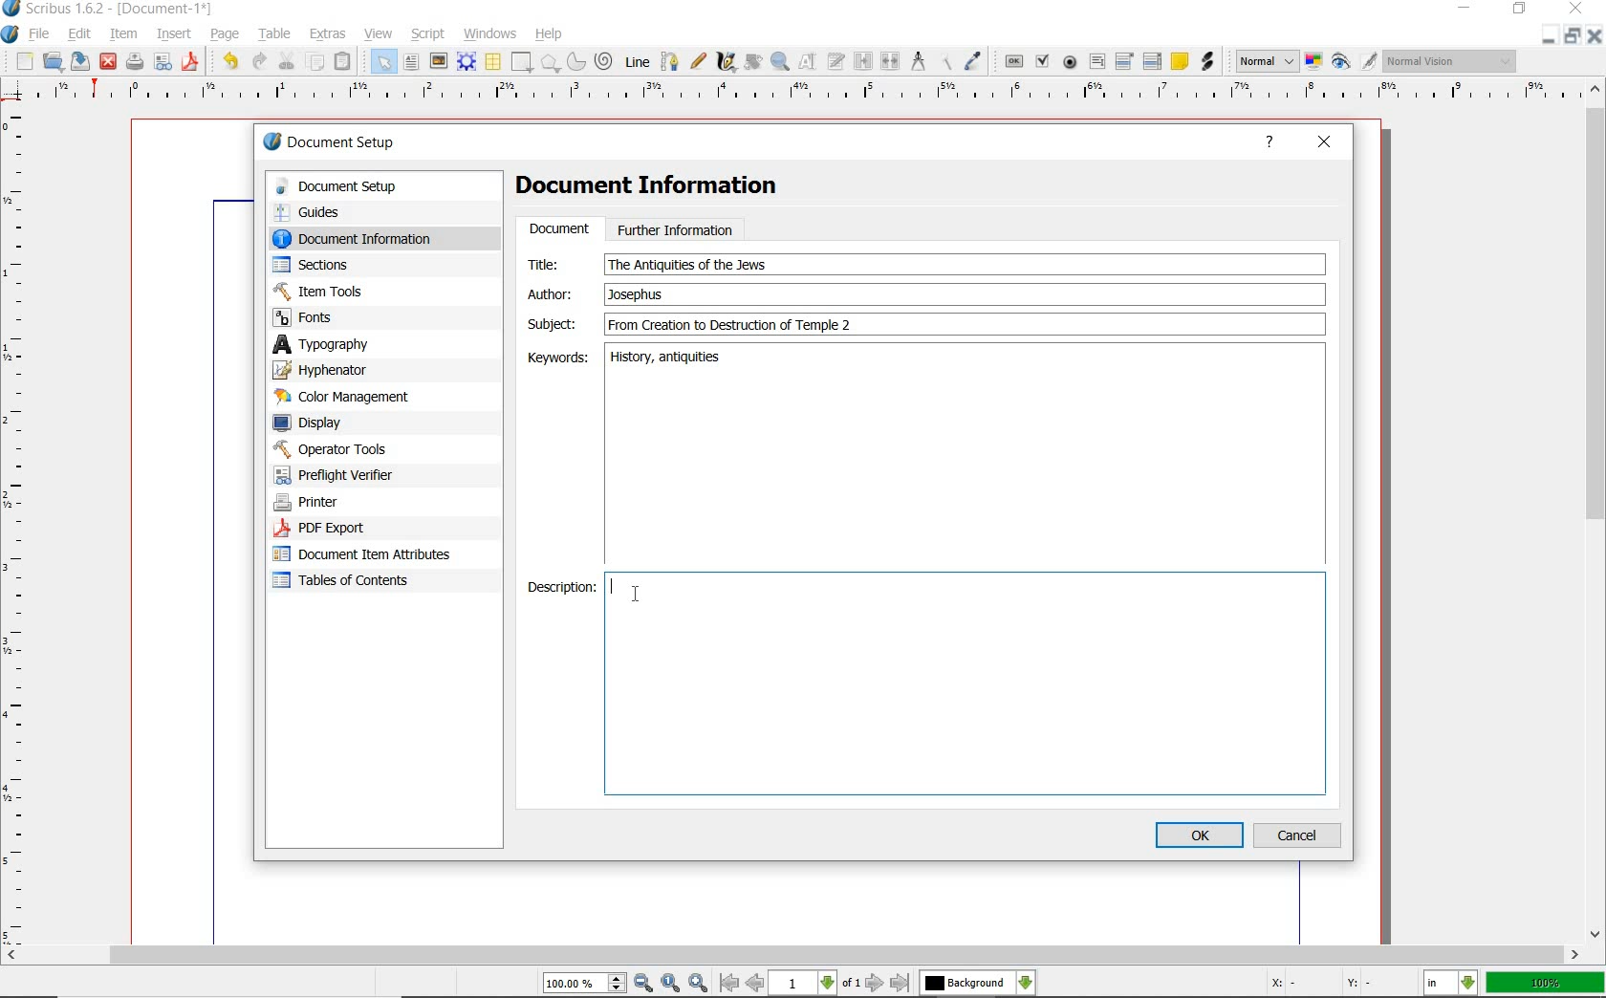 Image resolution: width=1606 pixels, height=998 pixels. Describe the element at coordinates (491, 34) in the screenshot. I see `windows` at that location.